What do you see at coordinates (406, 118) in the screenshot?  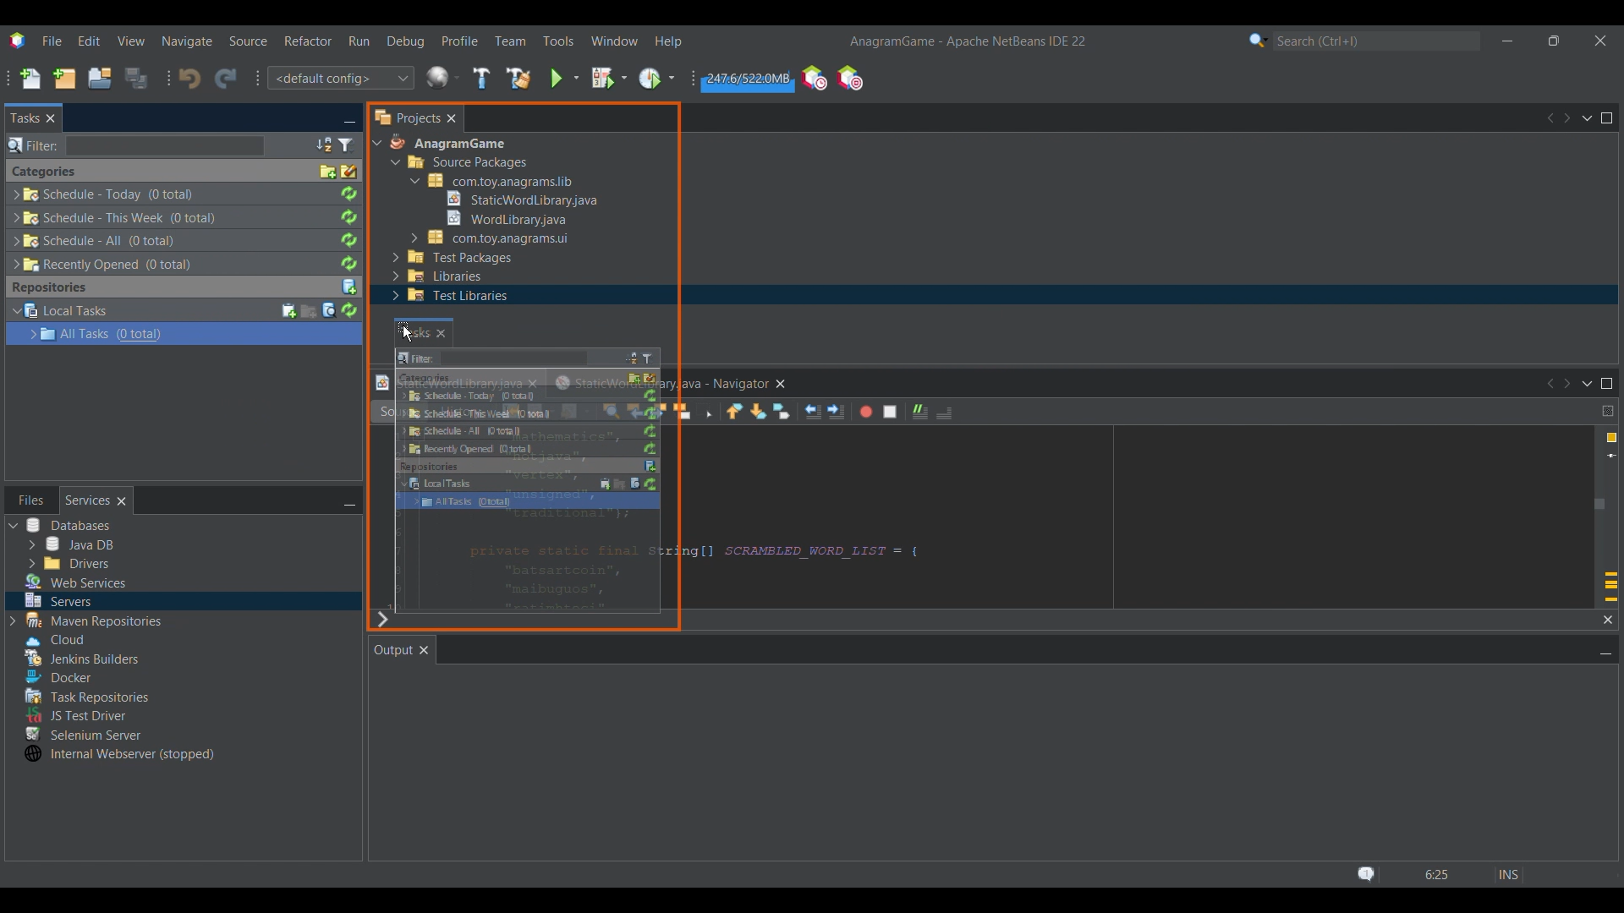 I see `Projects tab` at bounding box center [406, 118].